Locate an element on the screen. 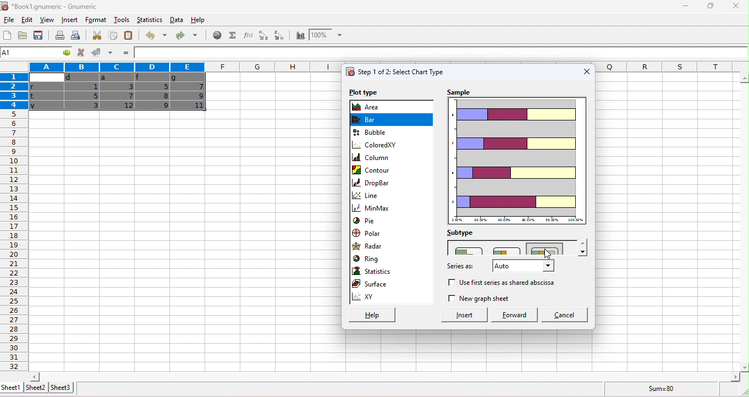 This screenshot has width=749, height=397. chart is located at coordinates (300, 35).